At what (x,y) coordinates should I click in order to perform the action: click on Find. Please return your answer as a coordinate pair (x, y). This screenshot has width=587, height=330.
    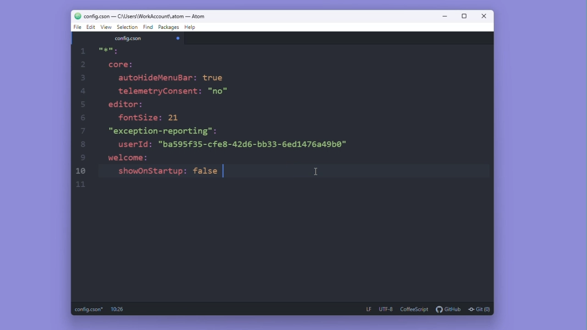
    Looking at the image, I should click on (148, 27).